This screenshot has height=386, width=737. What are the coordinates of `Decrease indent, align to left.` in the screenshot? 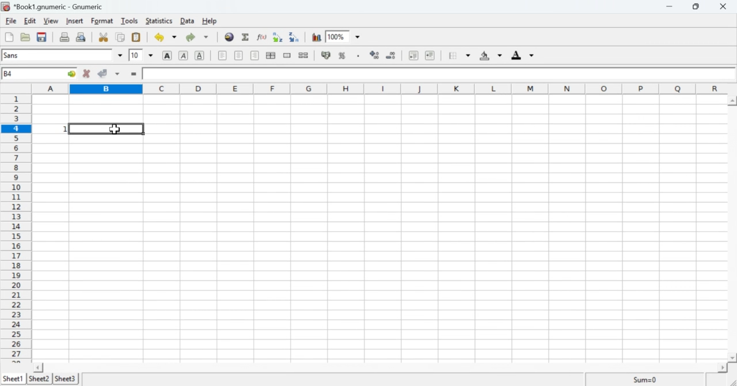 It's located at (414, 56).